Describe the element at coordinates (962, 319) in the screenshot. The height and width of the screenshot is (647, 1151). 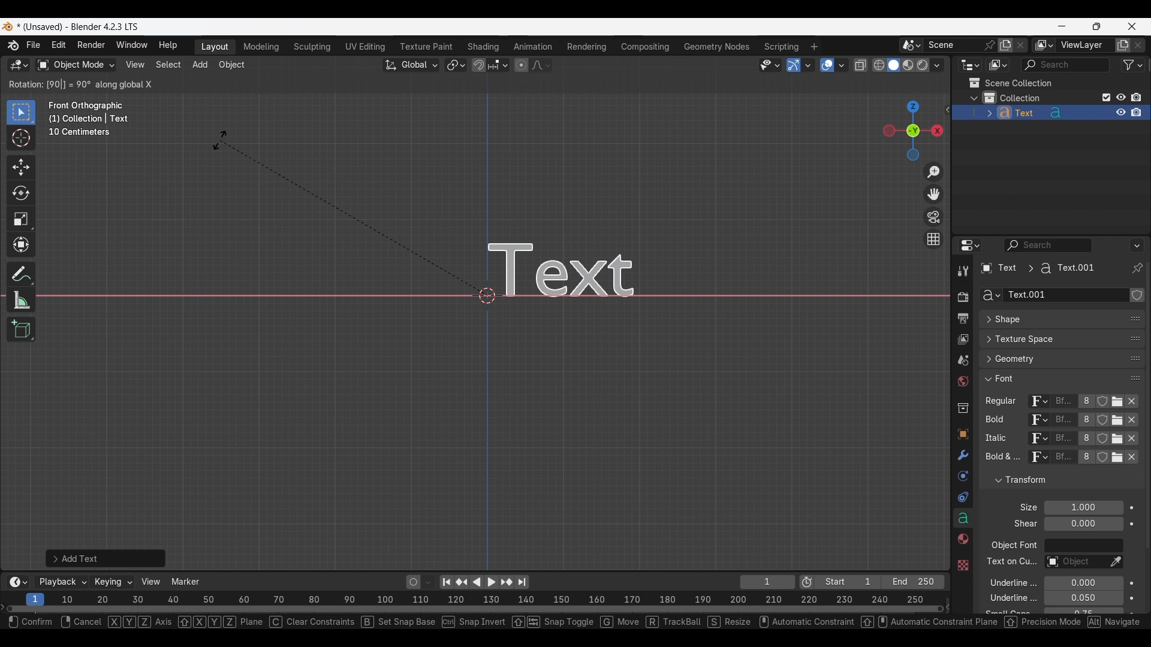
I see `Output` at that location.